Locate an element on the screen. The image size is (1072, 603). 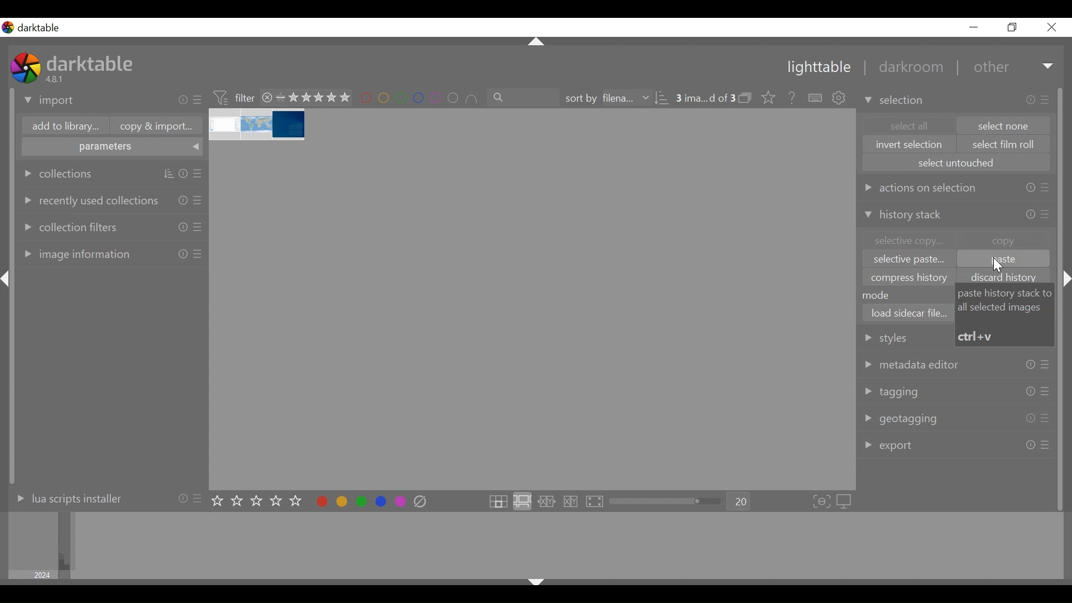
load sidebar file is located at coordinates (908, 313).